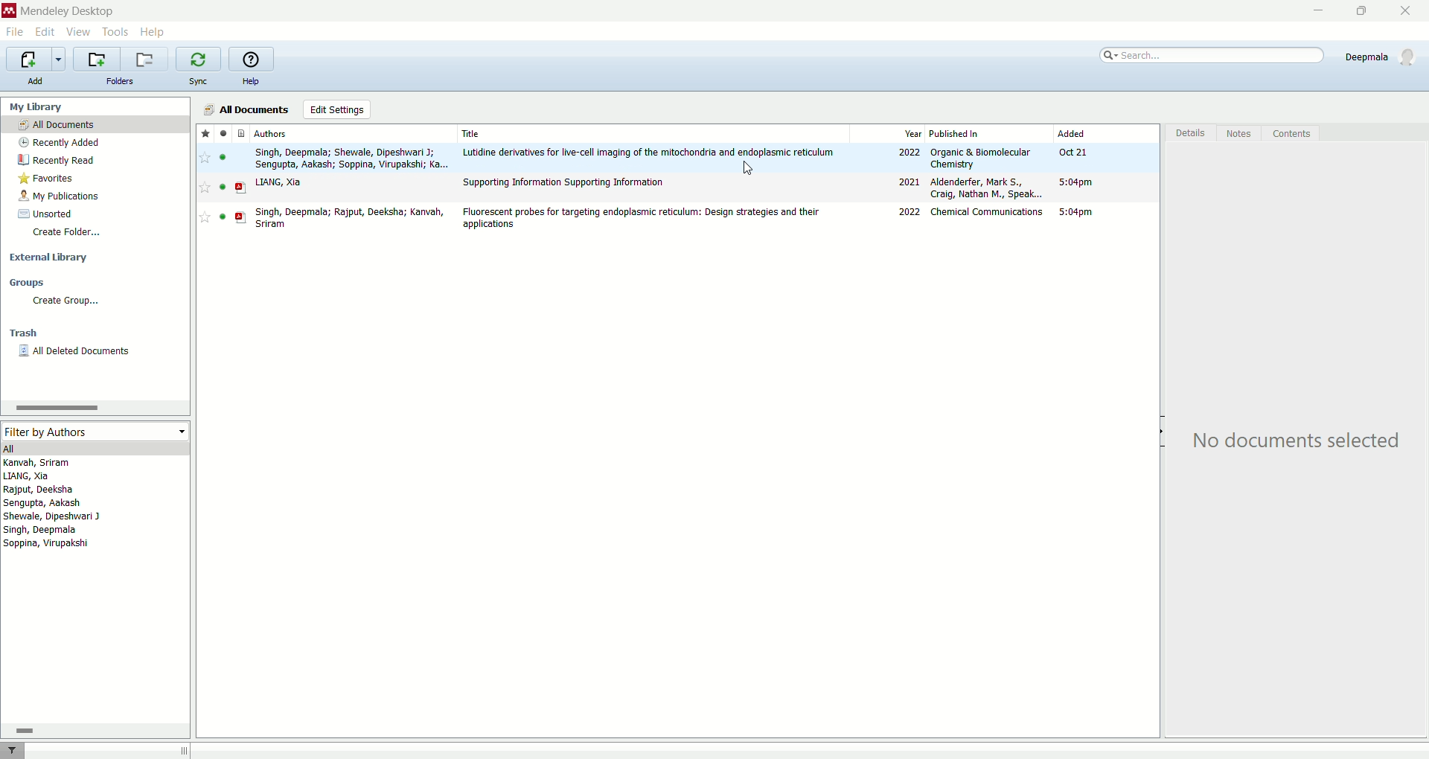 The image size is (1429, 759). Describe the element at coordinates (95, 59) in the screenshot. I see `create a new folder` at that location.